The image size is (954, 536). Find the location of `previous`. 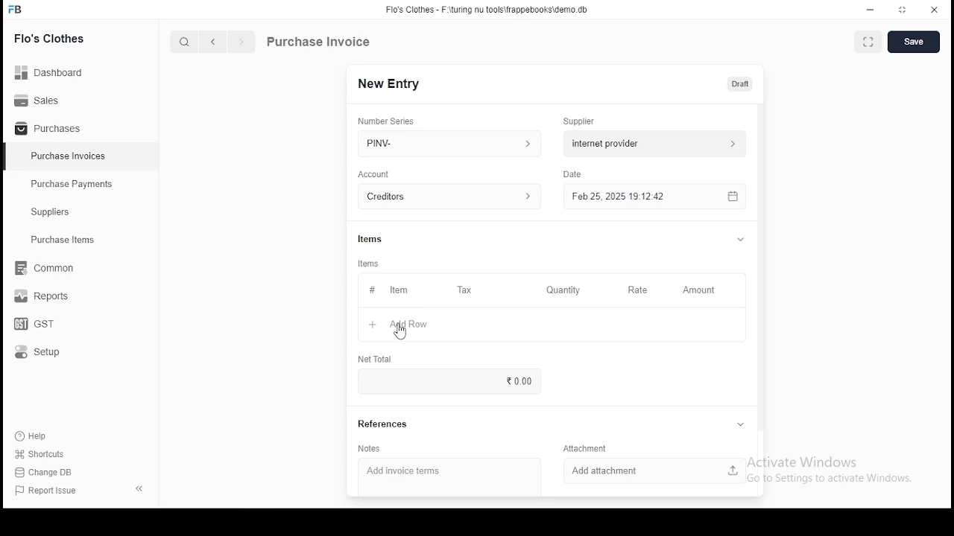

previous is located at coordinates (214, 42).